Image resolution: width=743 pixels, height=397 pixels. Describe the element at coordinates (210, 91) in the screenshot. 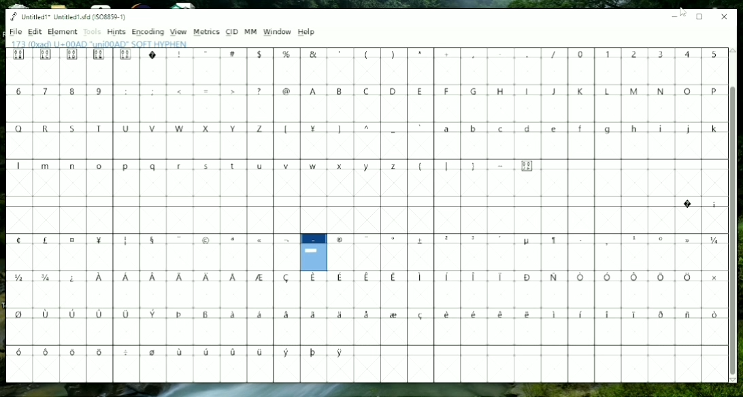

I see `Symbols` at that location.